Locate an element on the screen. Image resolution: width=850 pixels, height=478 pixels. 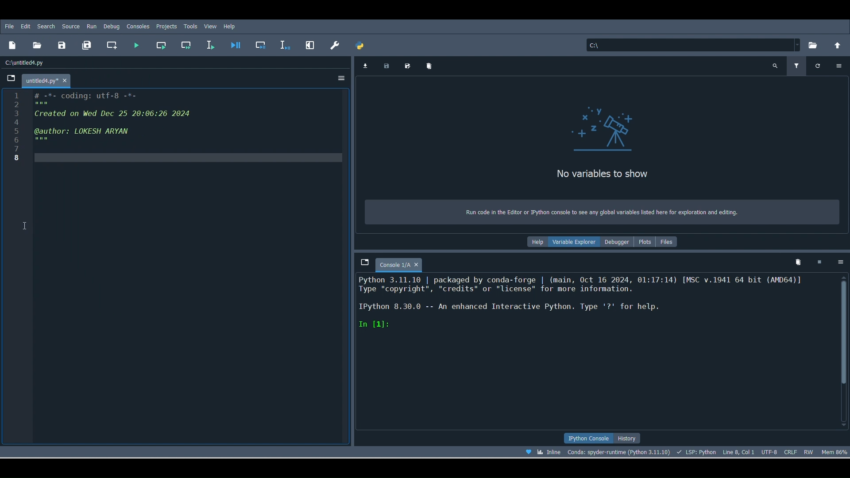
Source is located at coordinates (71, 25).